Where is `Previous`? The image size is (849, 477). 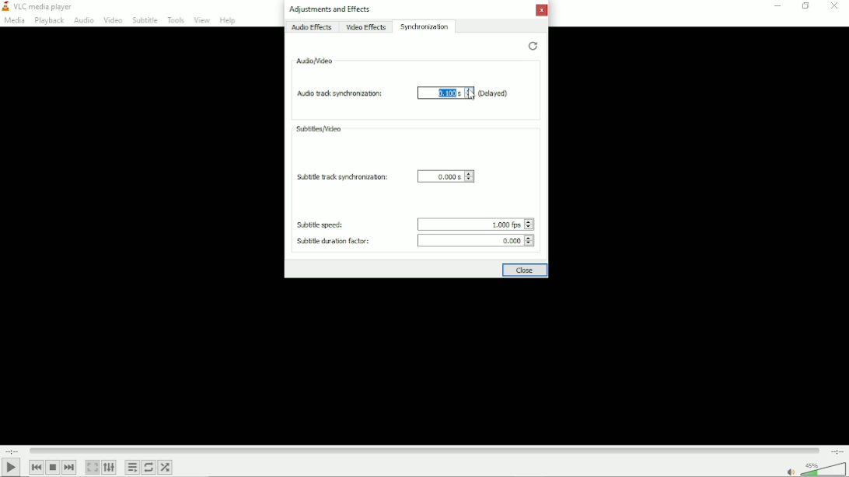
Previous is located at coordinates (37, 466).